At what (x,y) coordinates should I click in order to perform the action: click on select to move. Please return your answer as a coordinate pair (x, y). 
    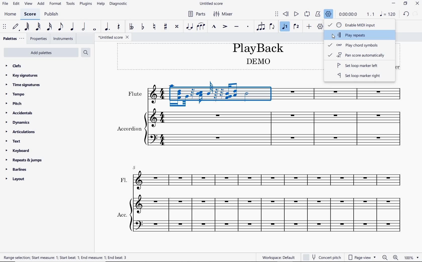
    Looking at the image, I should click on (276, 14).